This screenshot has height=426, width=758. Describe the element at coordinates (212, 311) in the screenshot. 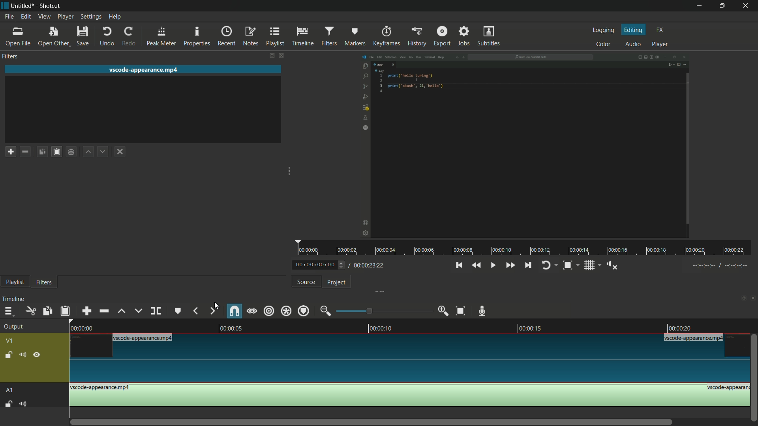

I see `next marker` at that location.